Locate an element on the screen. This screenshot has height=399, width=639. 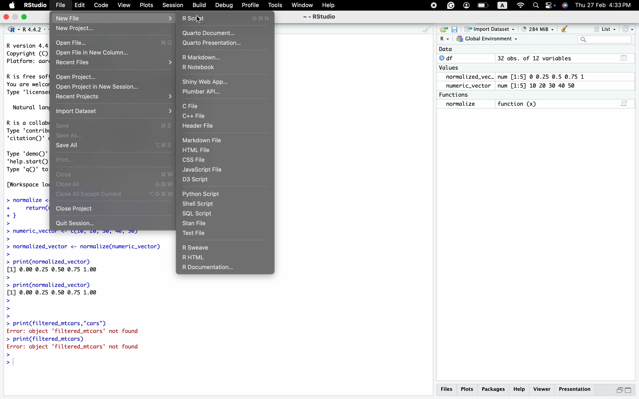
Tools is located at coordinates (276, 5).